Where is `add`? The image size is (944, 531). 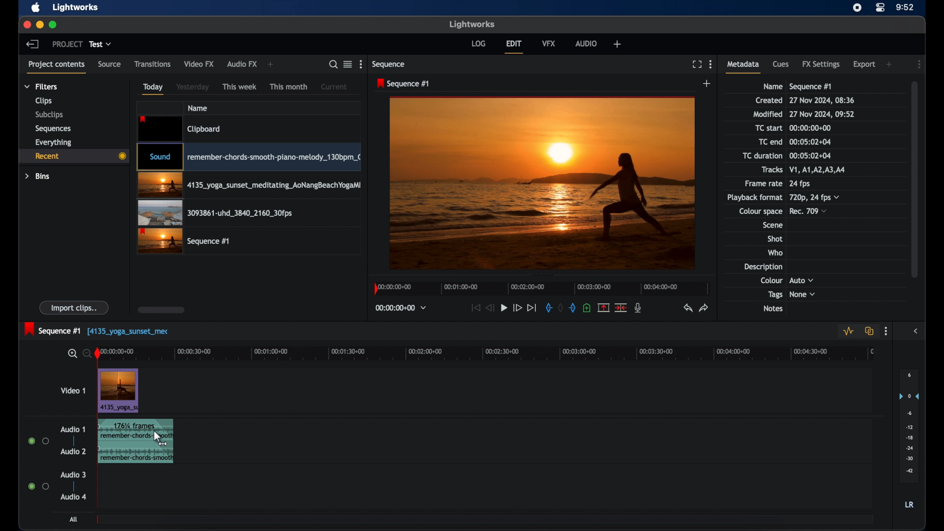
add is located at coordinates (617, 44).